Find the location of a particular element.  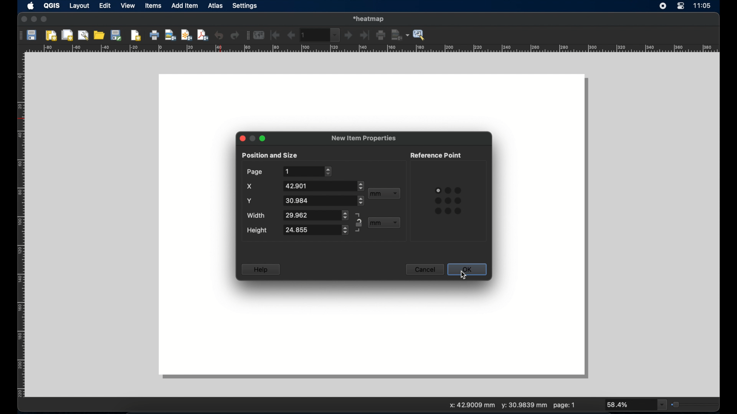

maximize is located at coordinates (45, 20).